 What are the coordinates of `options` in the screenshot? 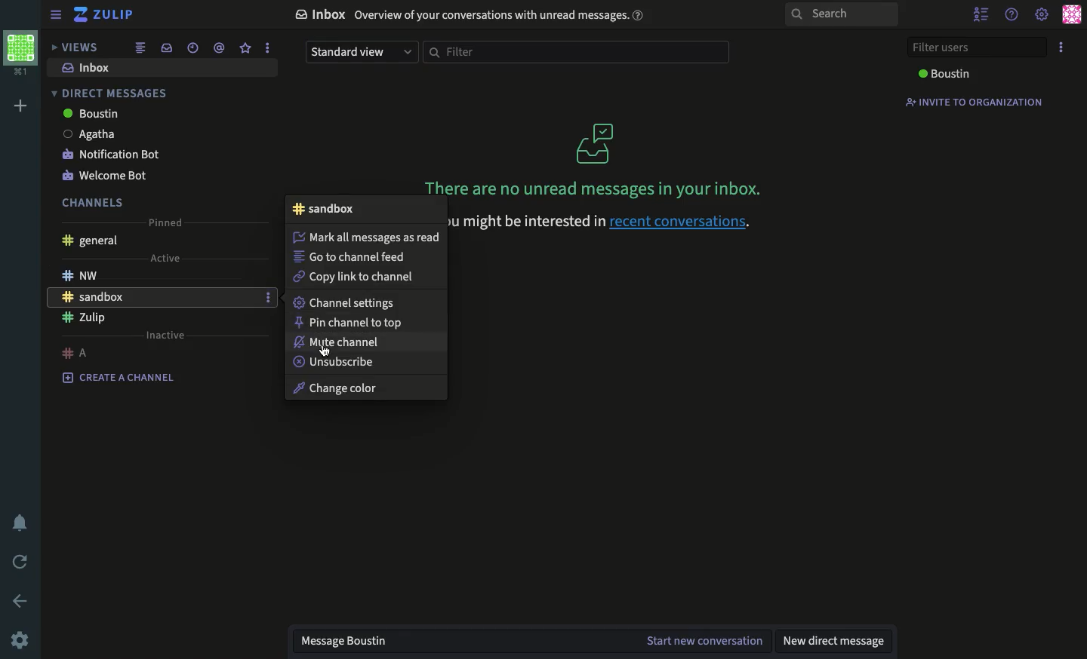 It's located at (1060, 48).